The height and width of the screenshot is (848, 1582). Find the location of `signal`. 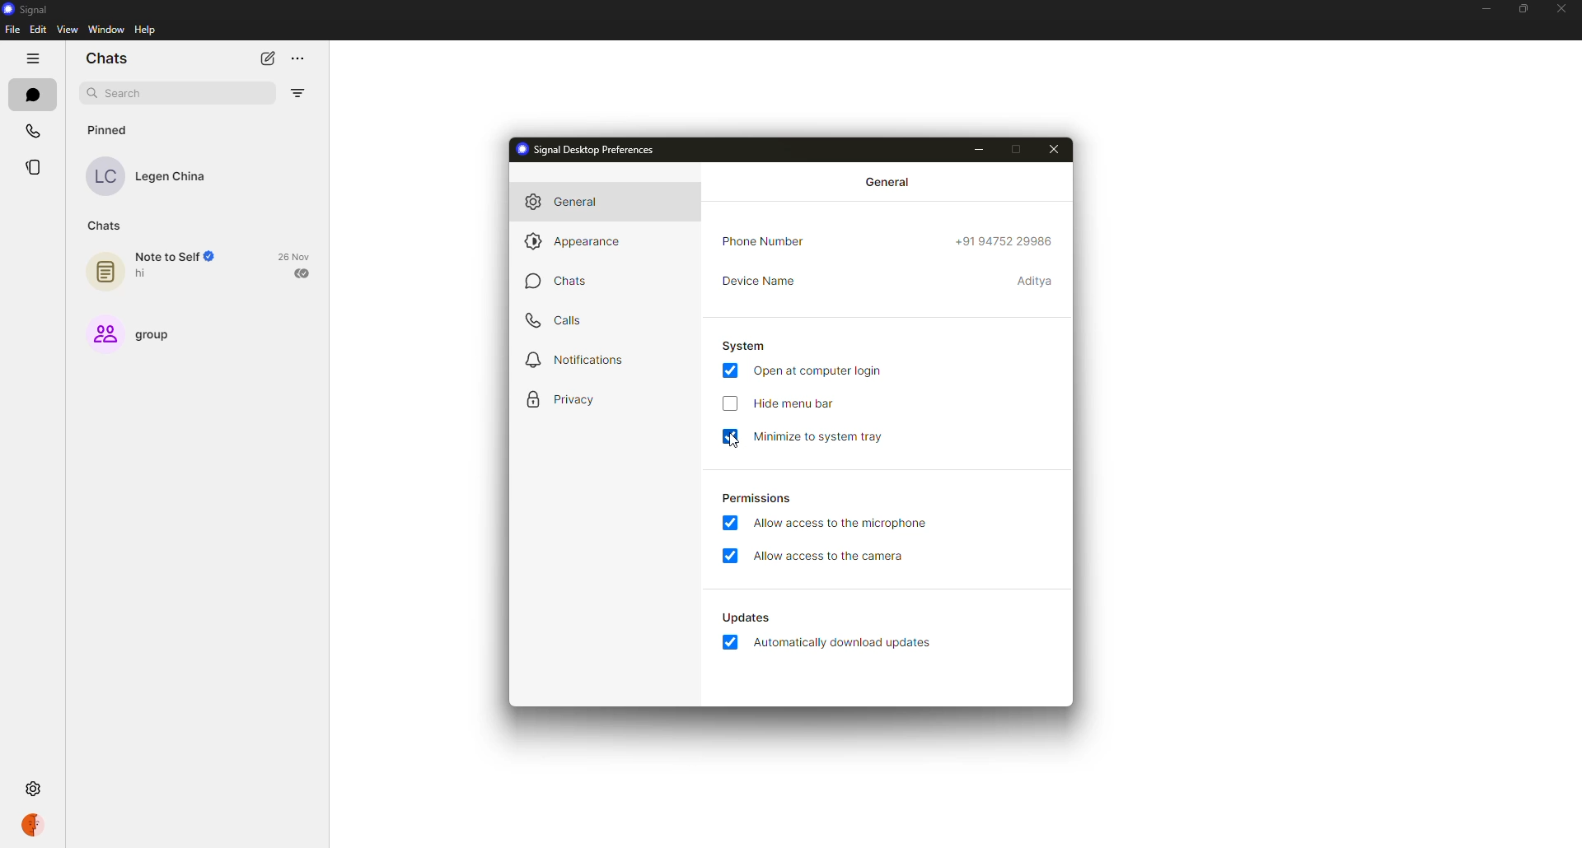

signal is located at coordinates (28, 10).